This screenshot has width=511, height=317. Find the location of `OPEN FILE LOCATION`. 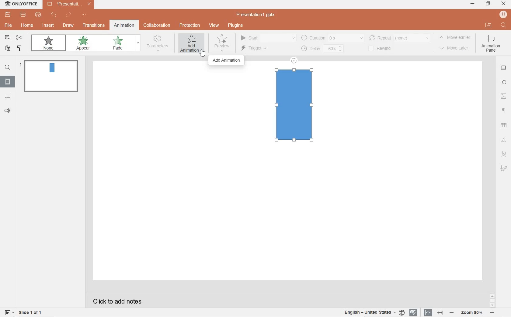

OPEN FILE LOCATION is located at coordinates (489, 25).